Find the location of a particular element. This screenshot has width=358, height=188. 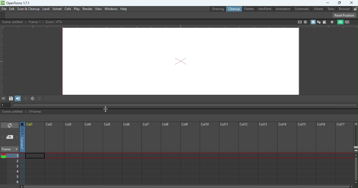

Lock rooms tab is located at coordinates (354, 8).